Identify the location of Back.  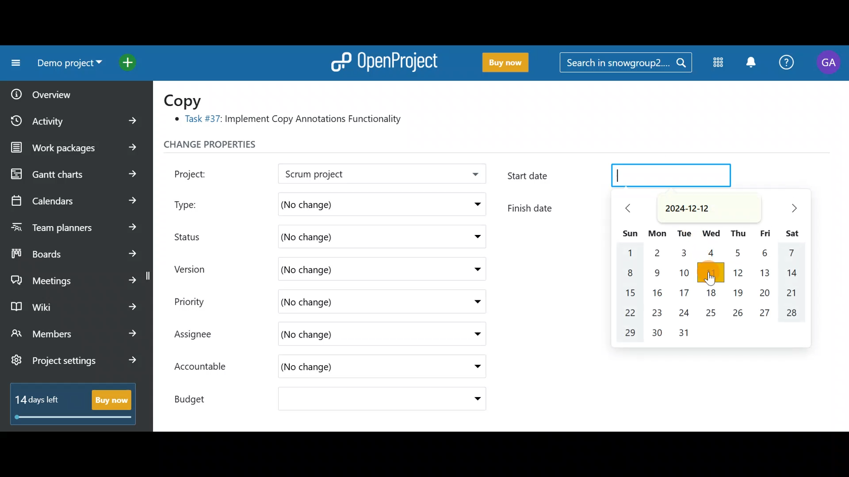
(633, 209).